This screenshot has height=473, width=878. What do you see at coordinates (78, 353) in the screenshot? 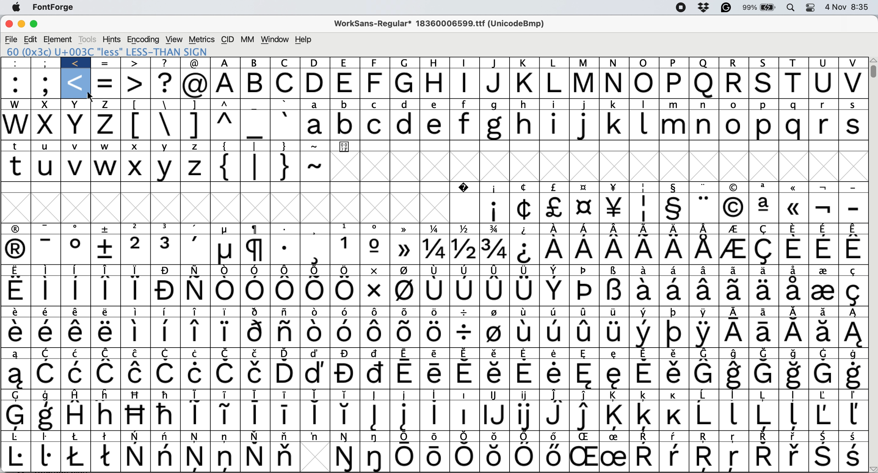
I see `Symbol` at bounding box center [78, 353].